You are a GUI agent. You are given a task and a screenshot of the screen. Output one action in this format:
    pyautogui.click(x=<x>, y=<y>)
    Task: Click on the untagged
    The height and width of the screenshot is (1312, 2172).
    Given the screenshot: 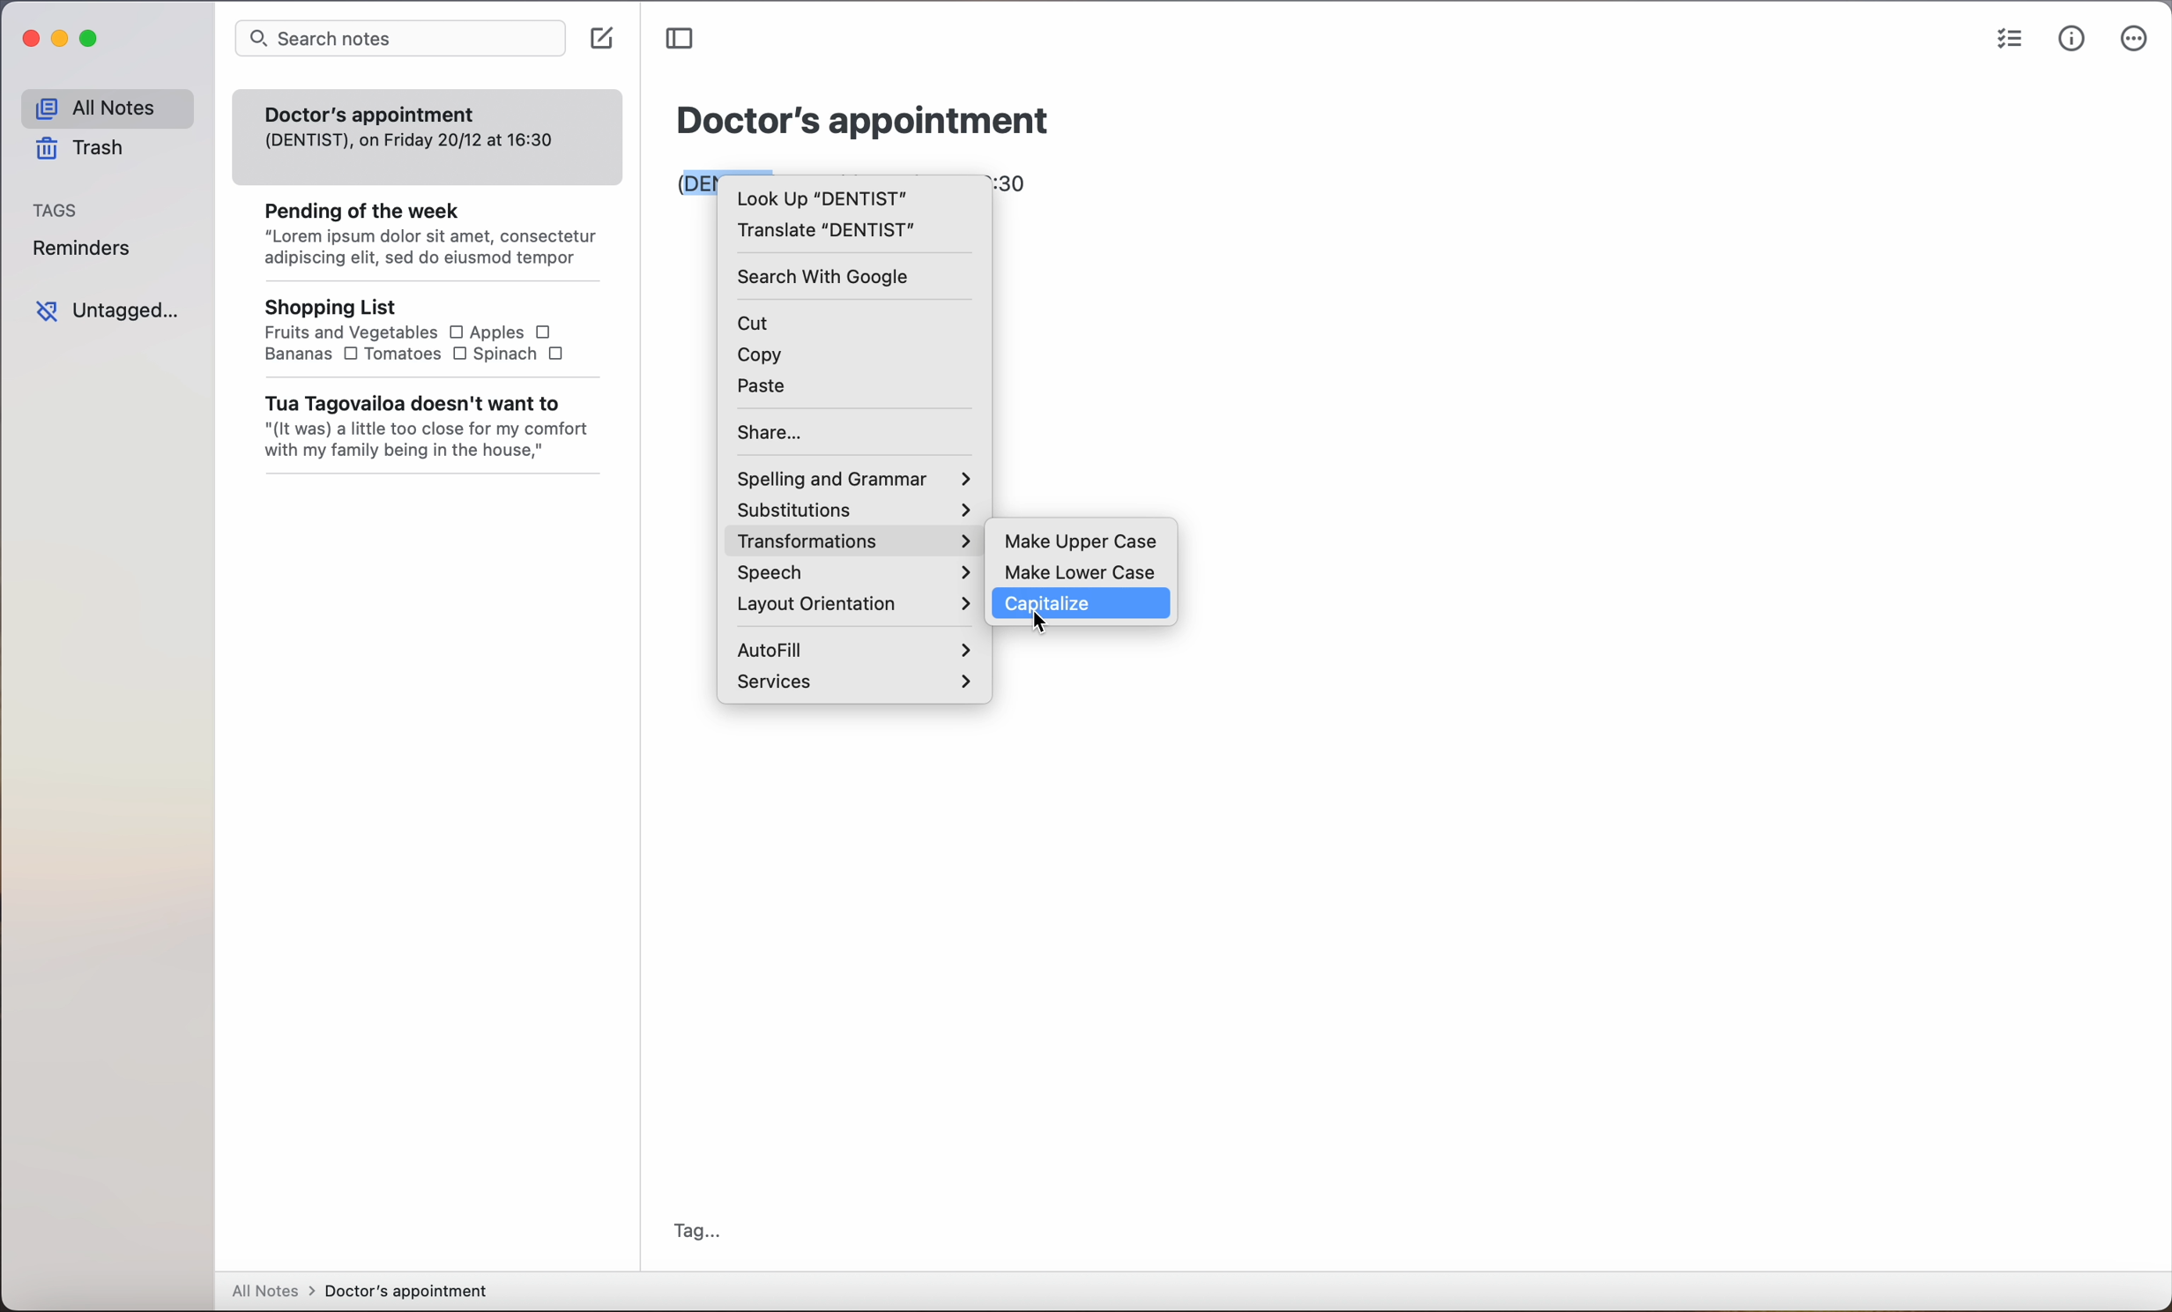 What is the action you would take?
    pyautogui.click(x=107, y=309)
    